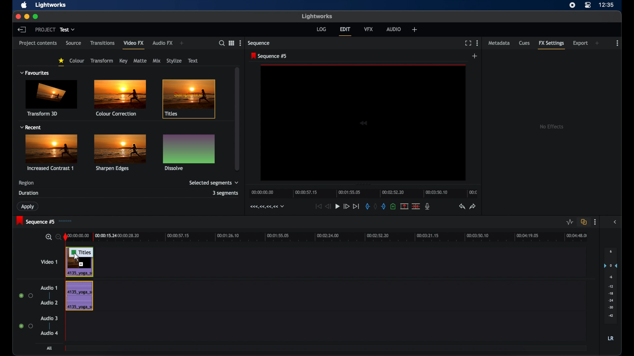 The height and width of the screenshot is (356, 634). I want to click on transform, so click(102, 61).